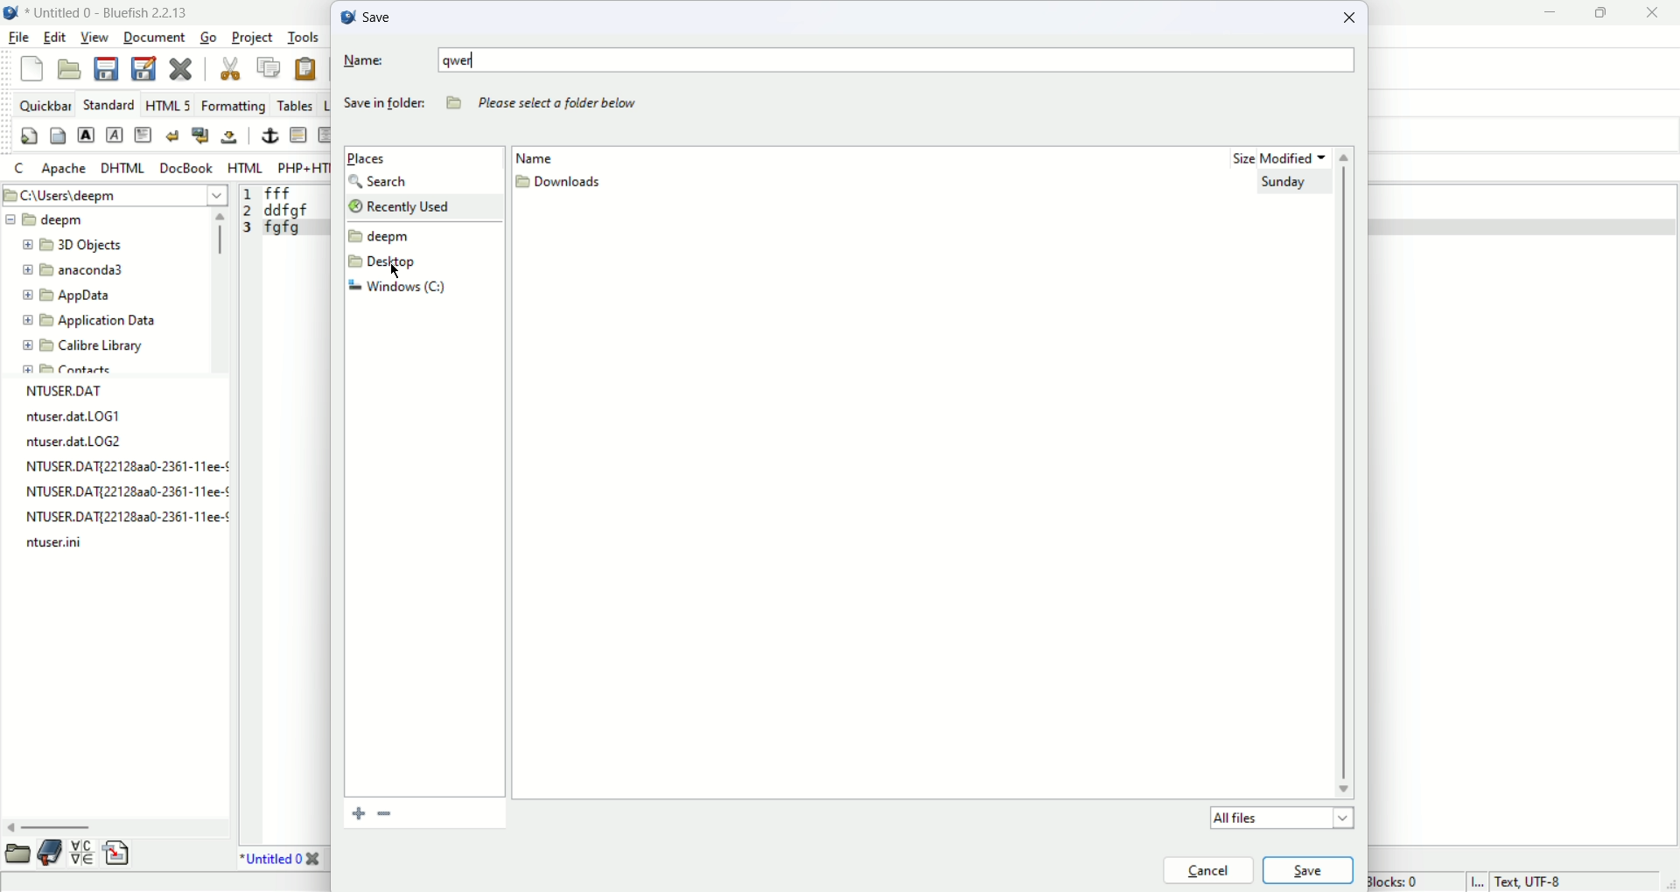  Describe the element at coordinates (1511, 882) in the screenshot. I see `text, UTF-8` at that location.